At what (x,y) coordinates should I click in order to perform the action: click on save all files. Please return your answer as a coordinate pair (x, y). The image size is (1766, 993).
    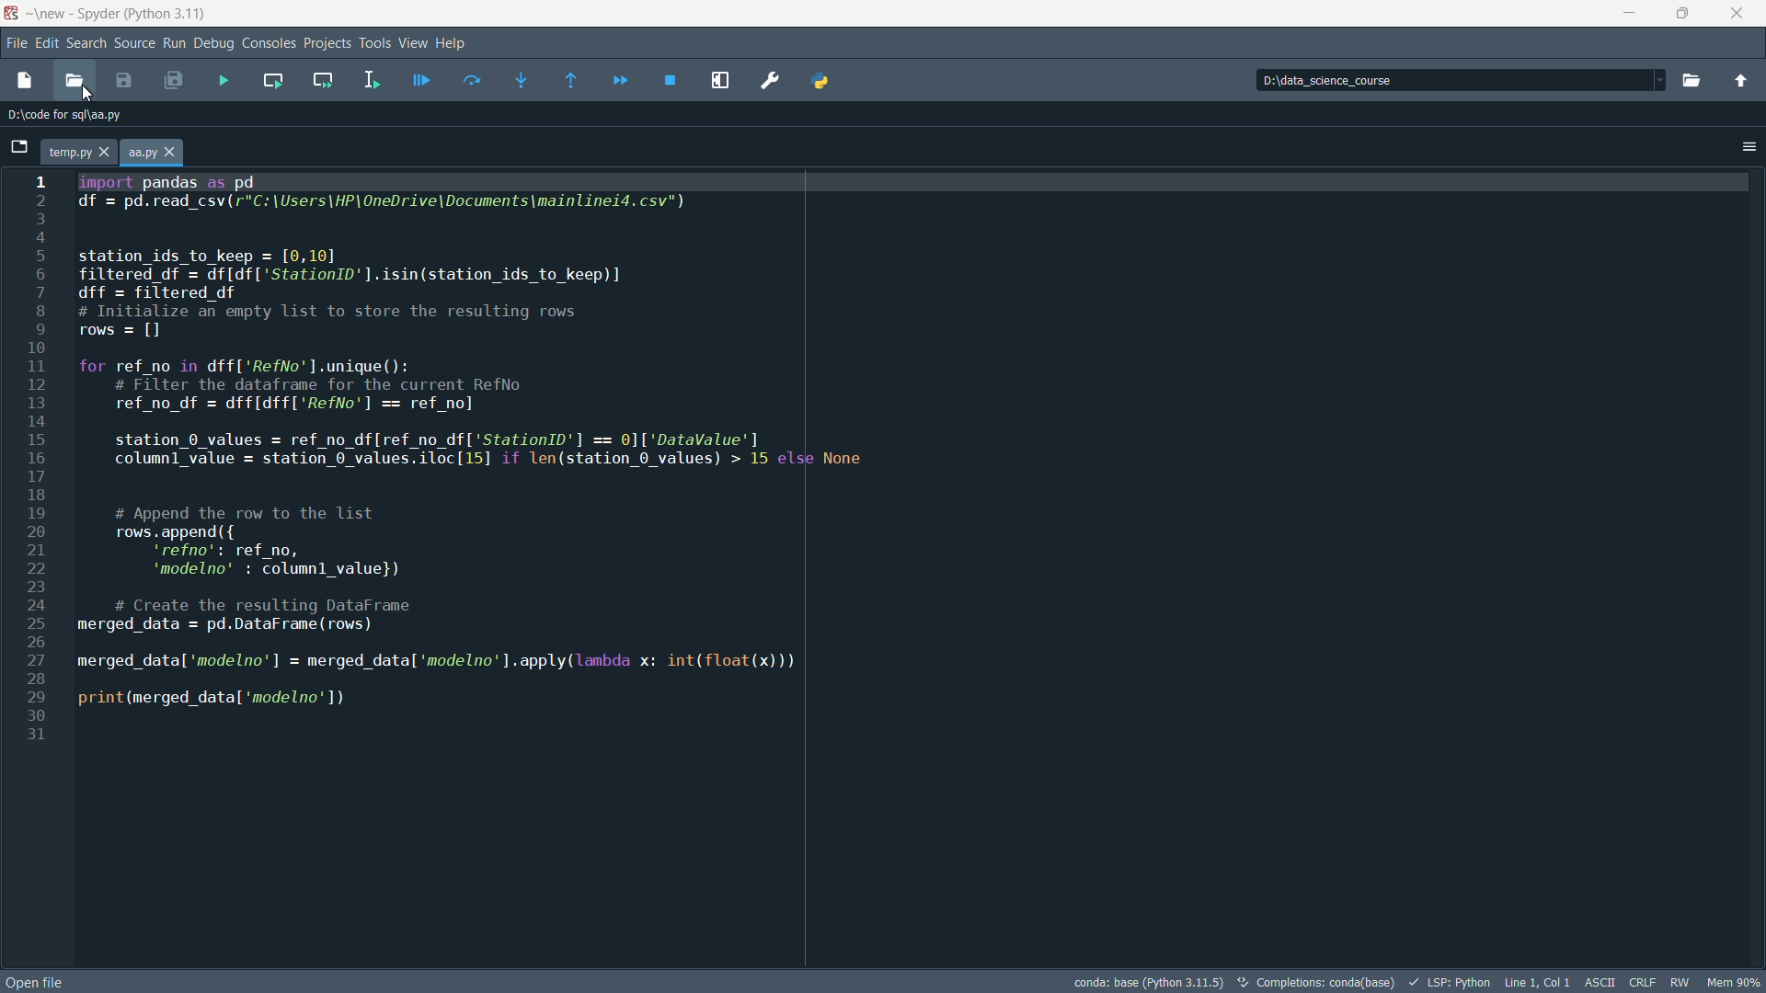
    Looking at the image, I should click on (173, 80).